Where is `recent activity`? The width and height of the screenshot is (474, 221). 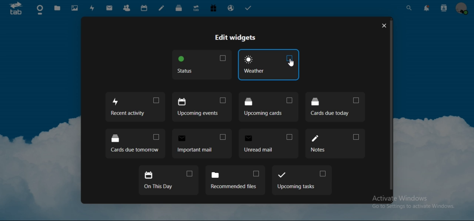 recent activity is located at coordinates (136, 107).